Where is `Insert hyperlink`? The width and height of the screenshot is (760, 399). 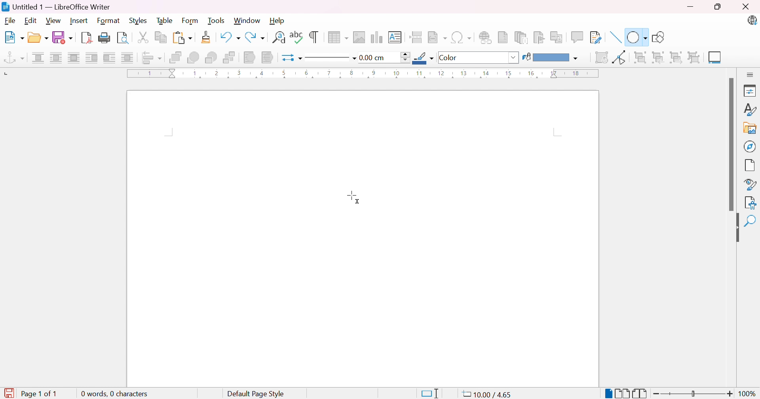
Insert hyperlink is located at coordinates (486, 37).